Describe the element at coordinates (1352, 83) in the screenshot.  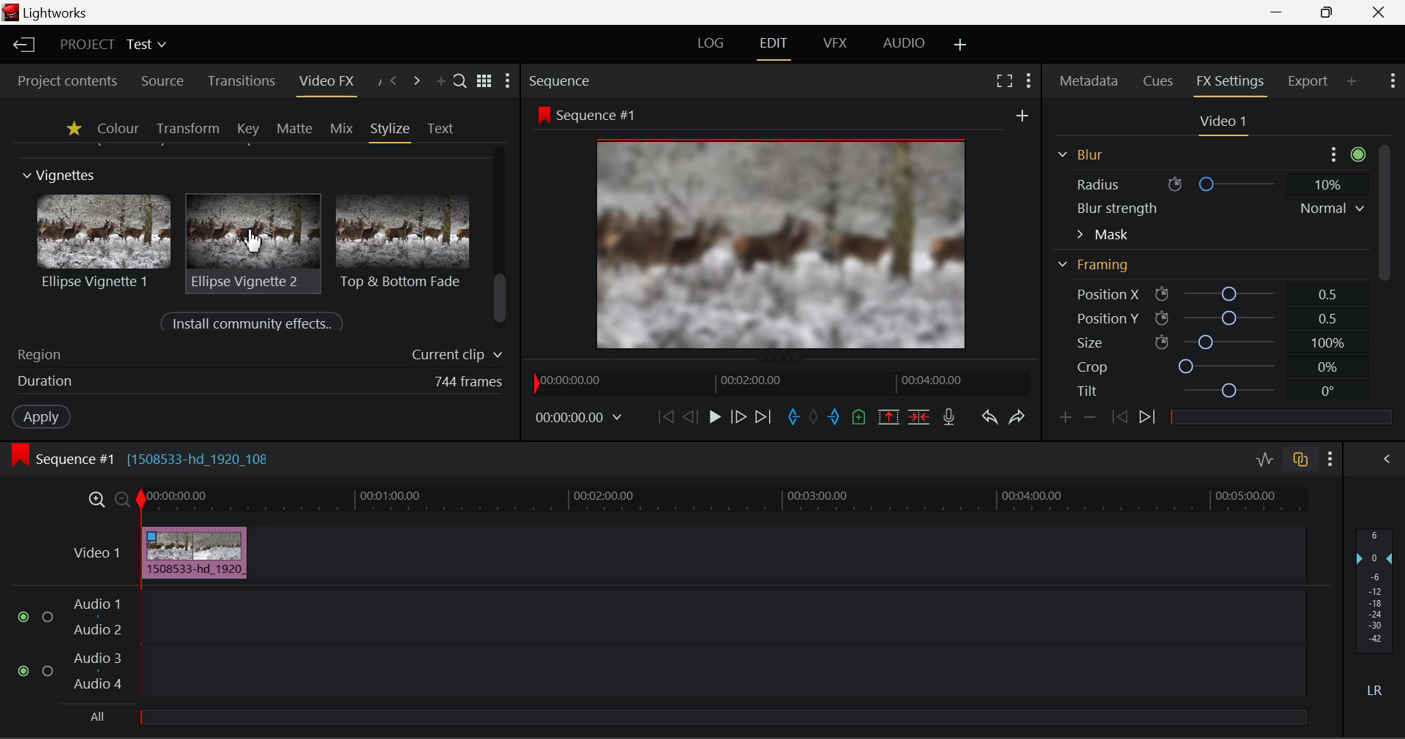
I see `Add Panel` at that location.